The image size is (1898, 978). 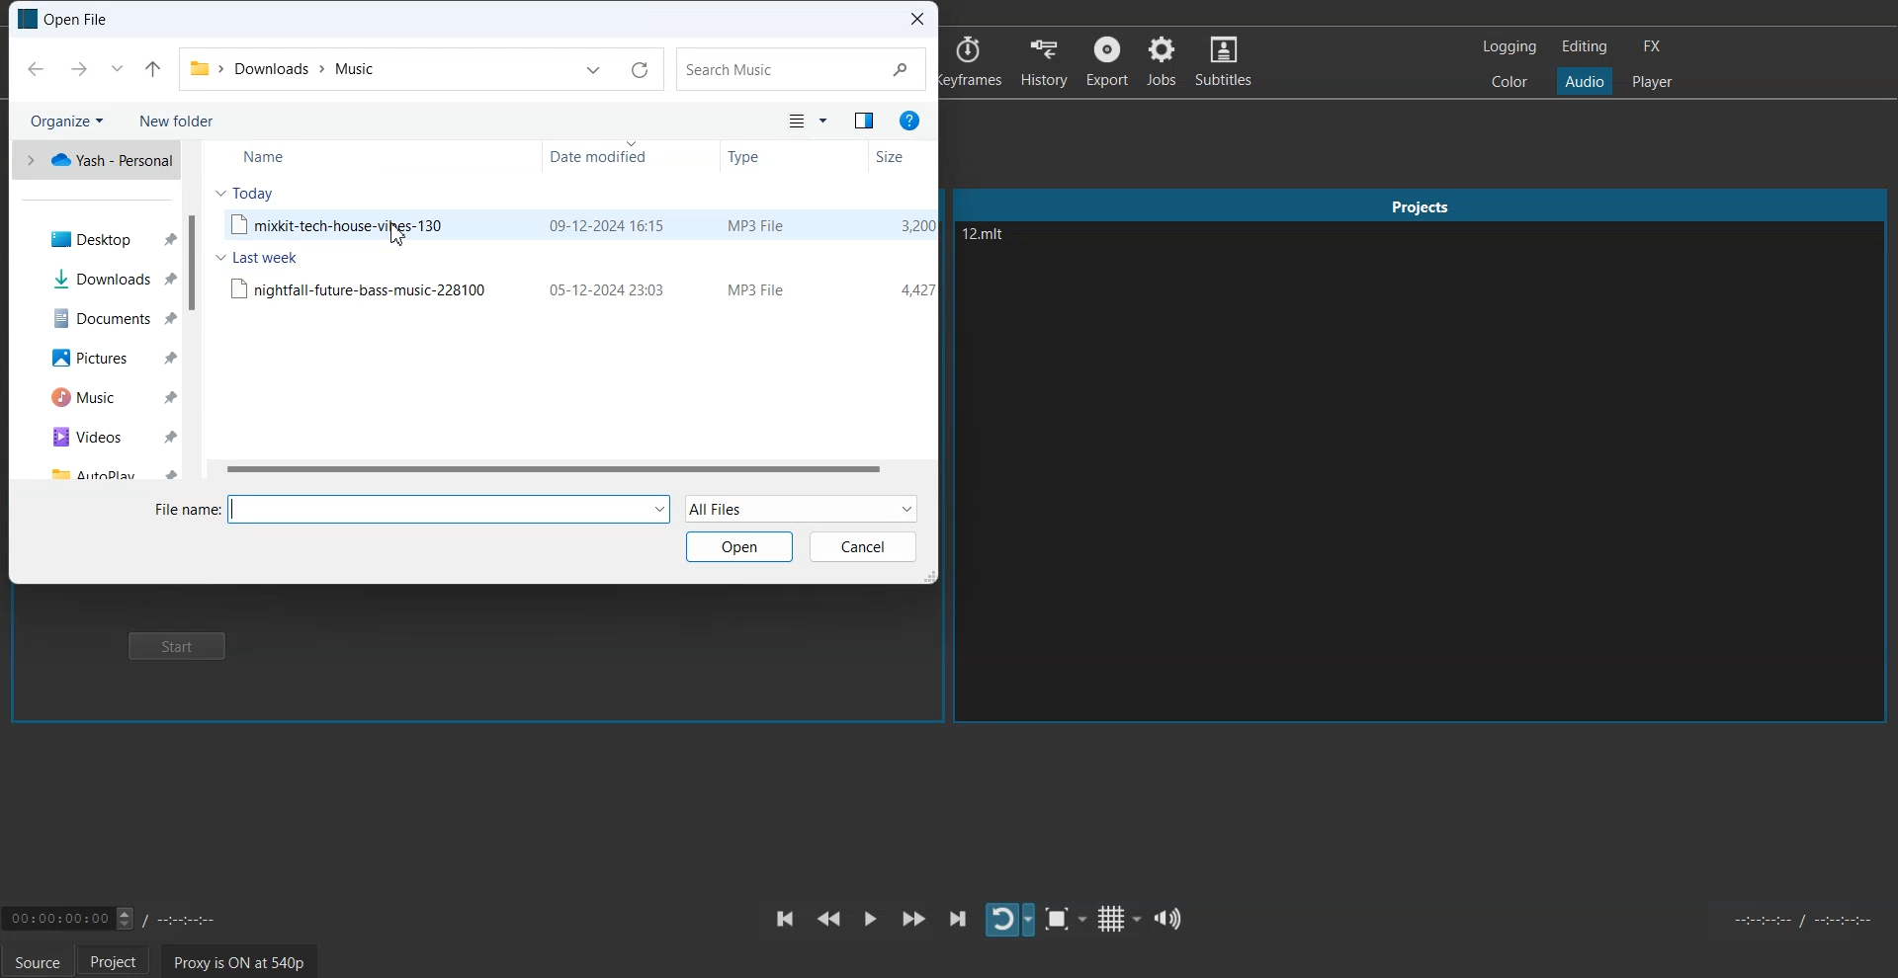 What do you see at coordinates (1043, 254) in the screenshot?
I see `Text 1` at bounding box center [1043, 254].